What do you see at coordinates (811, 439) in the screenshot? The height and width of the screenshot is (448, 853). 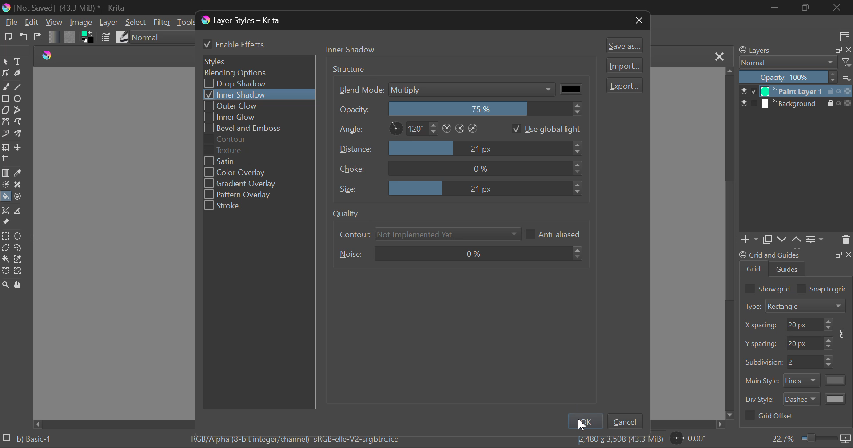 I see `Zoom` at bounding box center [811, 439].